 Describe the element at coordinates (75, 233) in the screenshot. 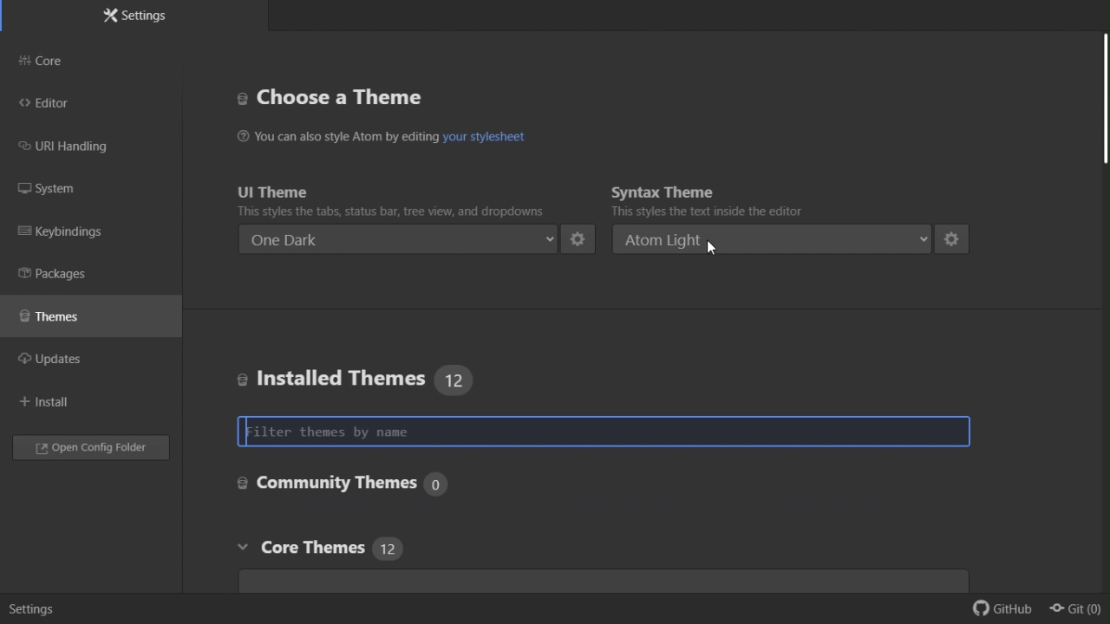

I see `Key binding` at that location.